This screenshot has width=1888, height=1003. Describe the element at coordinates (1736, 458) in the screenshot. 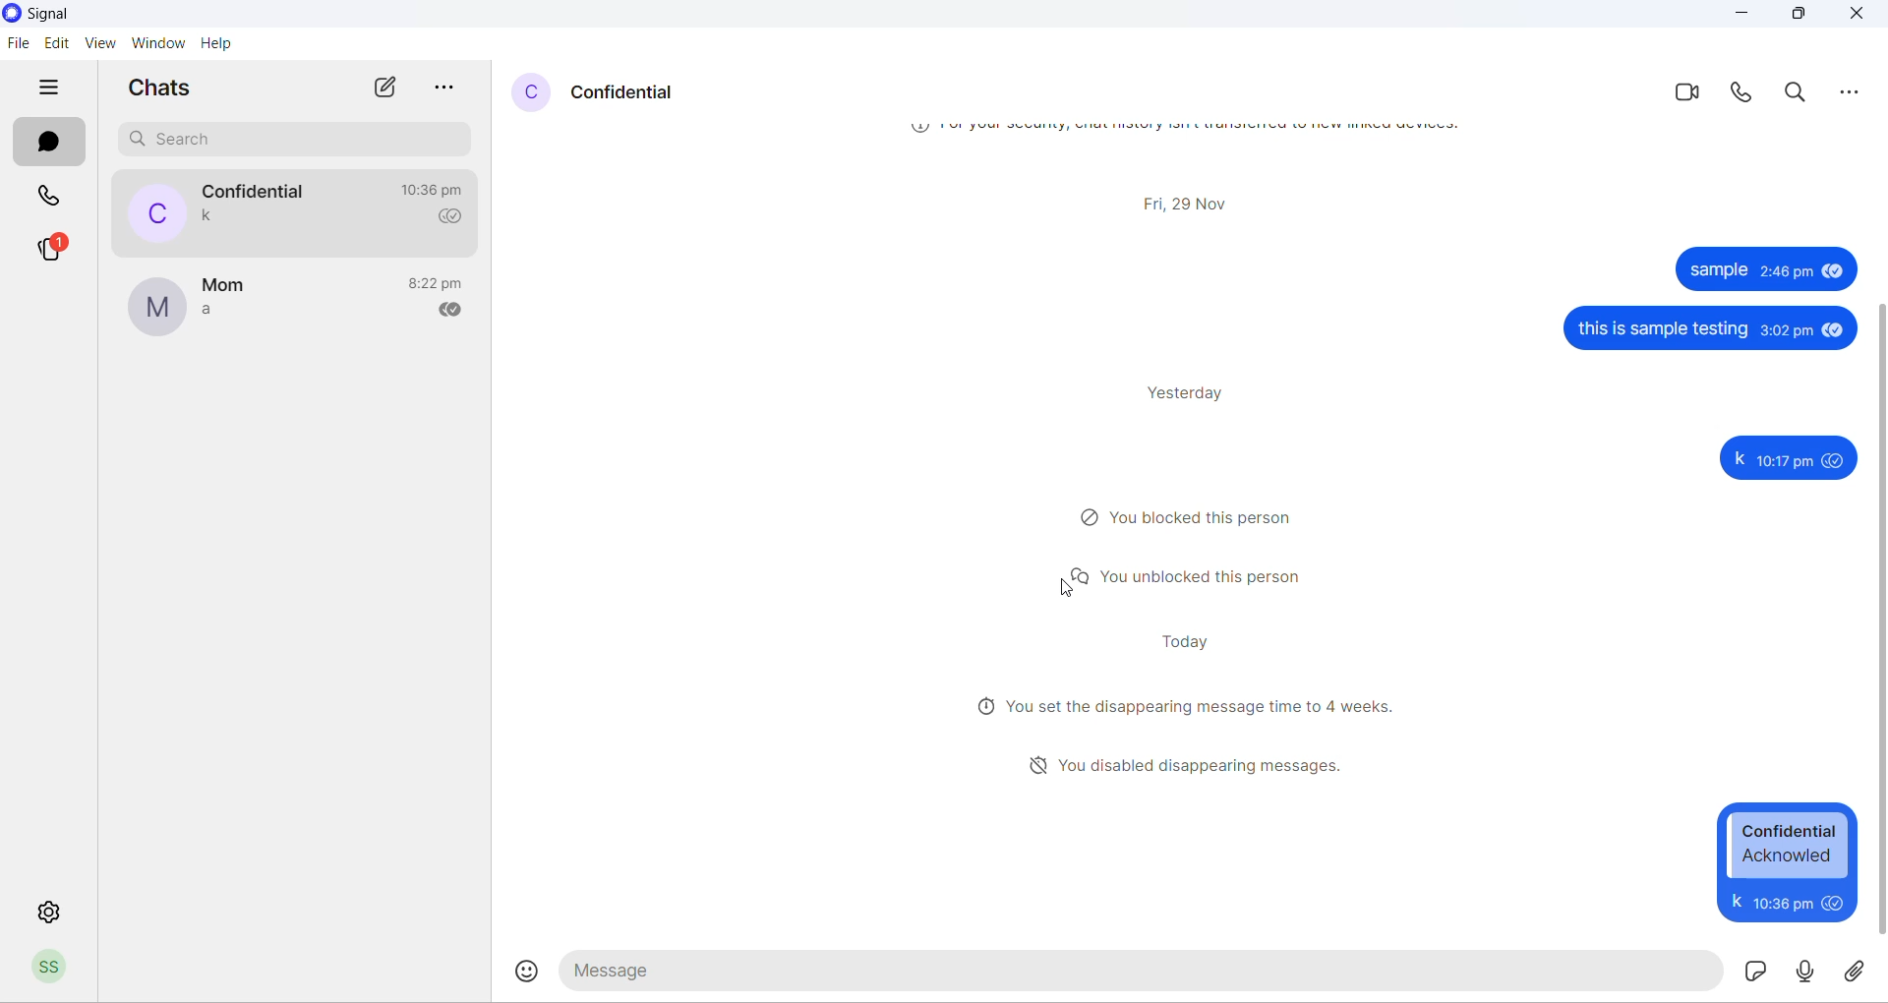

I see `k` at that location.